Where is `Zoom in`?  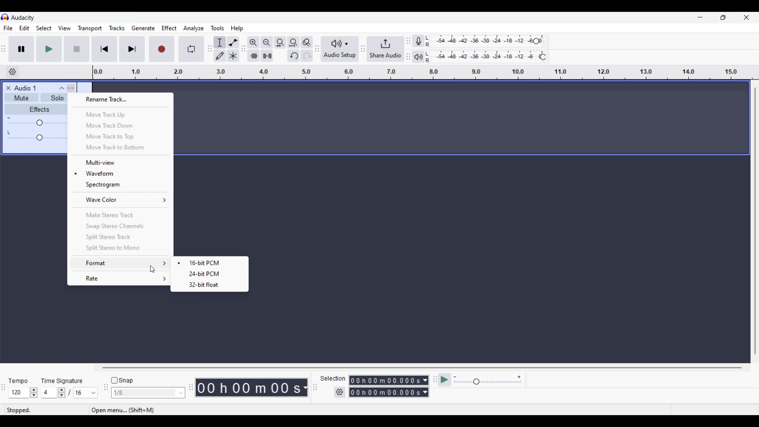 Zoom in is located at coordinates (253, 42).